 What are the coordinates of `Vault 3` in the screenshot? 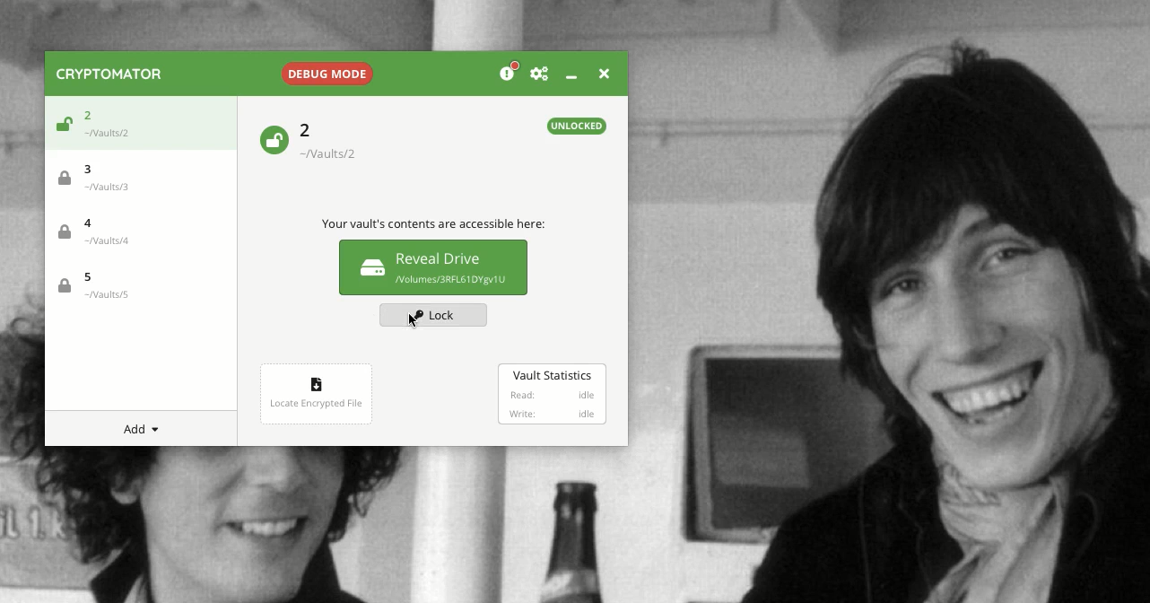 It's located at (102, 176).